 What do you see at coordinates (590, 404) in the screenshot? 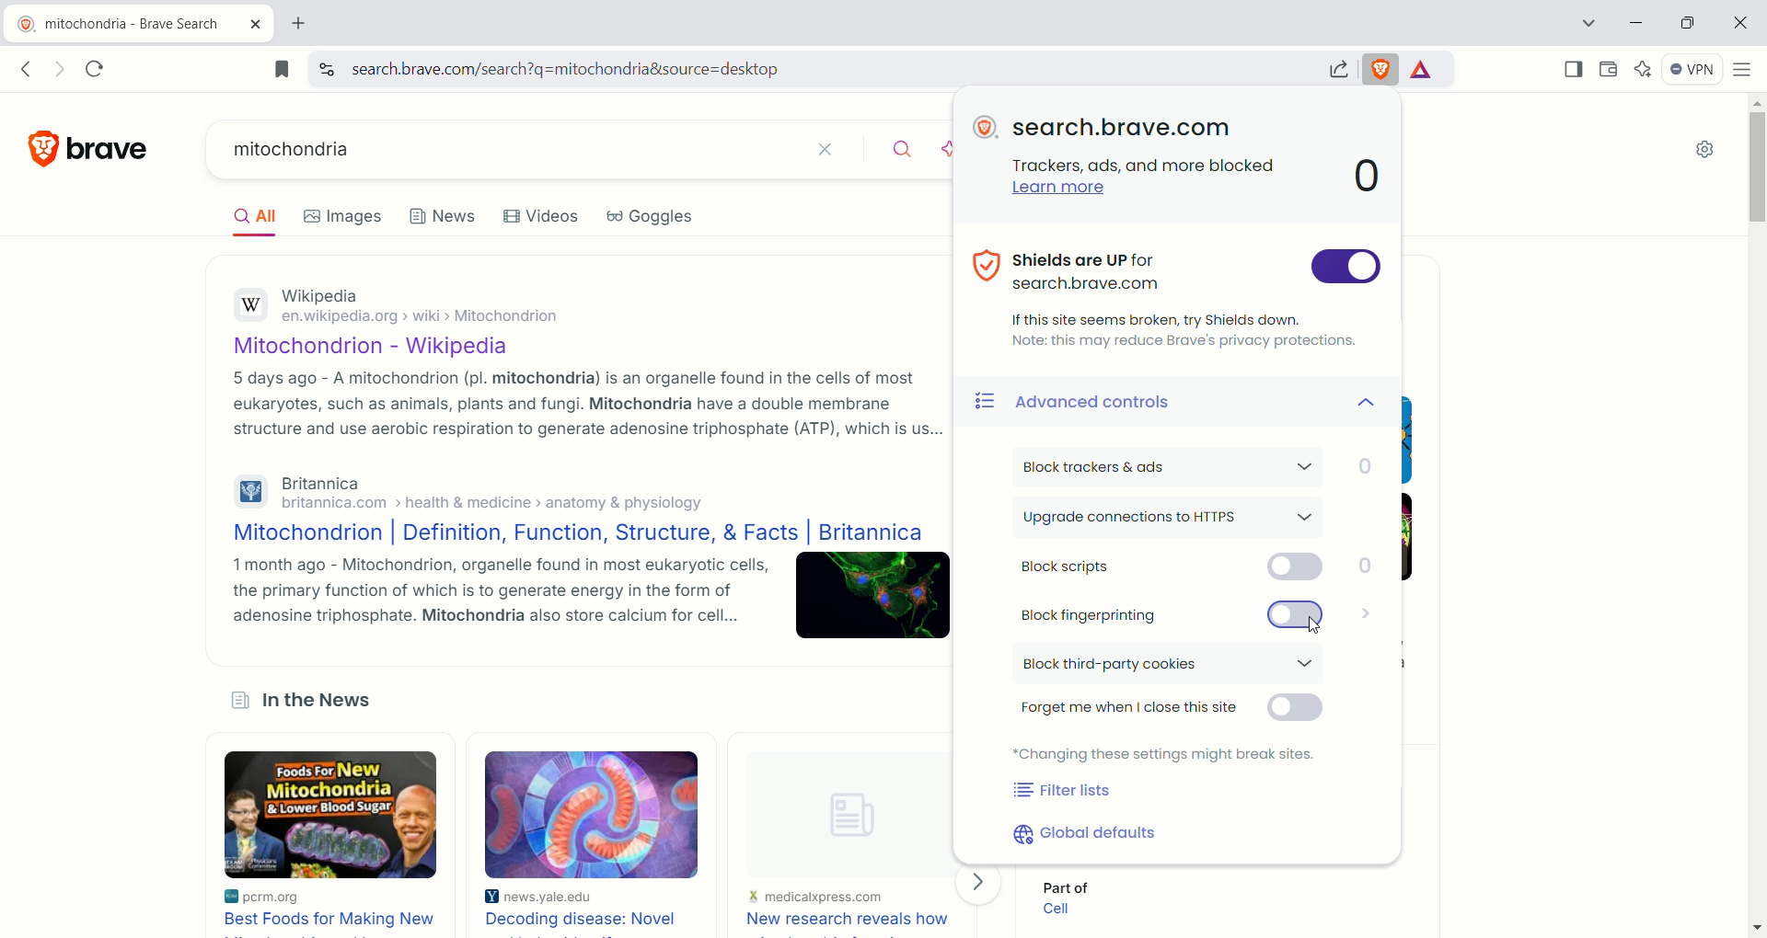
I see `5 days ago - A mitochondrion (pl. mitochondria) is an organelle found in the cells of most
eukaryotes, such as animals, plants and fungi. Mitochondria have a double membrane
structure and use aerobic respiration to generate adenosine triphosphate (ATP), which is us...` at bounding box center [590, 404].